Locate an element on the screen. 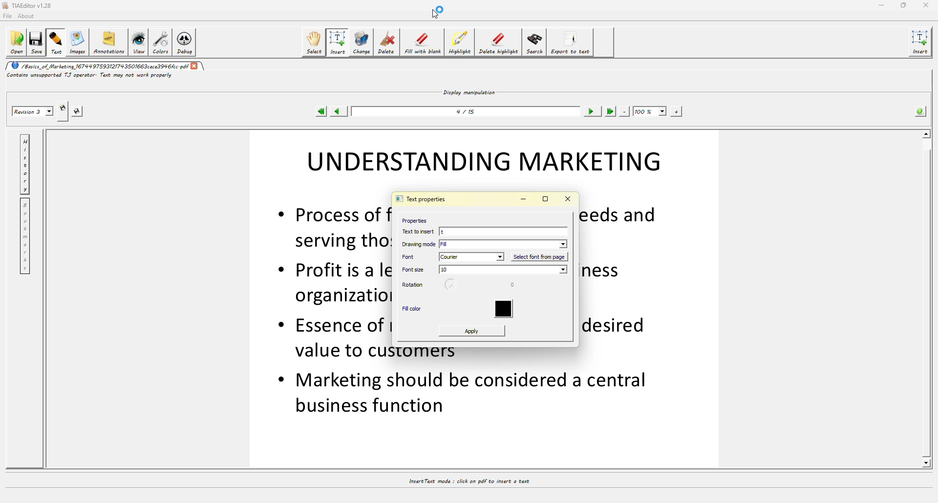 This screenshot has width=938, height=503. delete is located at coordinates (387, 42).